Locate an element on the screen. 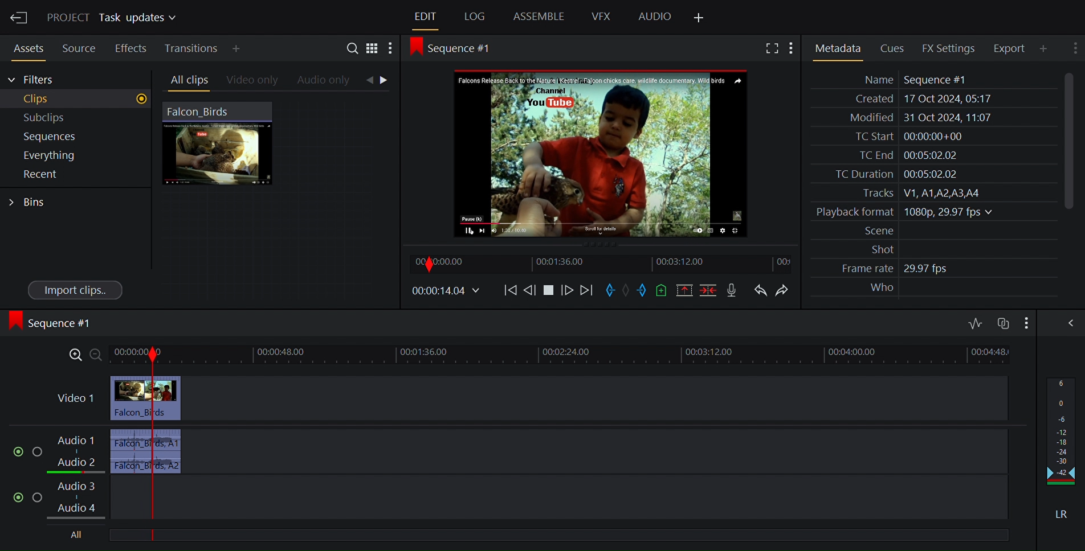 The height and width of the screenshot is (551, 1085). Add cue is located at coordinates (661, 290).